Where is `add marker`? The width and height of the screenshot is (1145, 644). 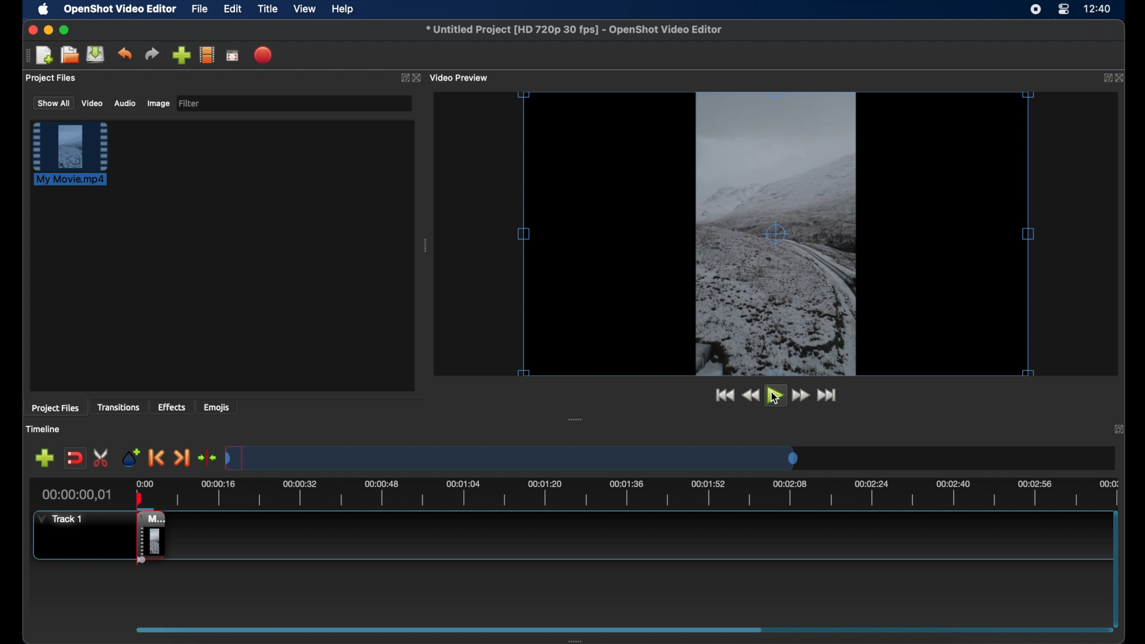
add marker is located at coordinates (130, 457).